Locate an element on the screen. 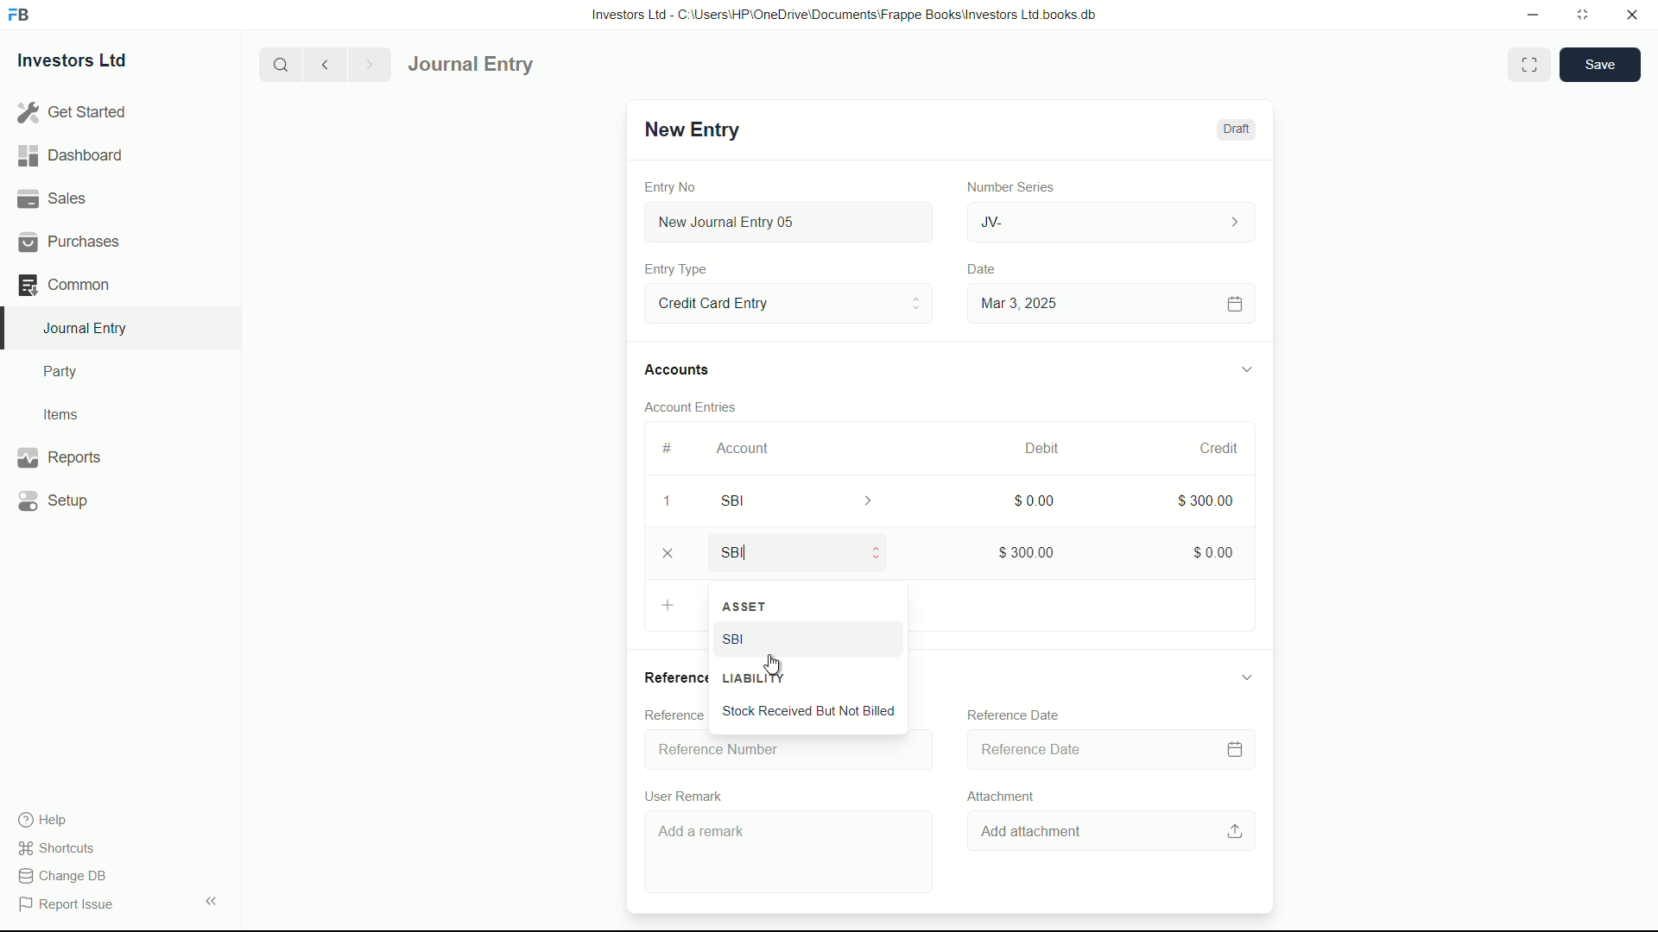 The image size is (1658, 932). expand/collapse is located at coordinates (1245, 676).